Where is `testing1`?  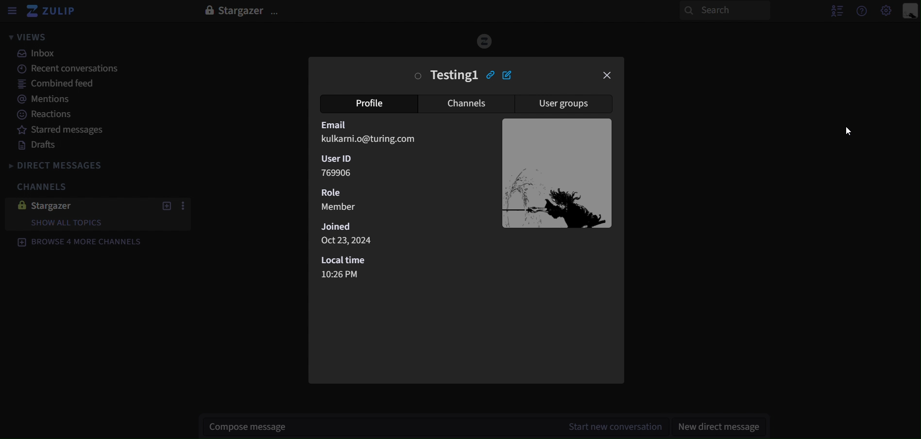 testing1 is located at coordinates (447, 75).